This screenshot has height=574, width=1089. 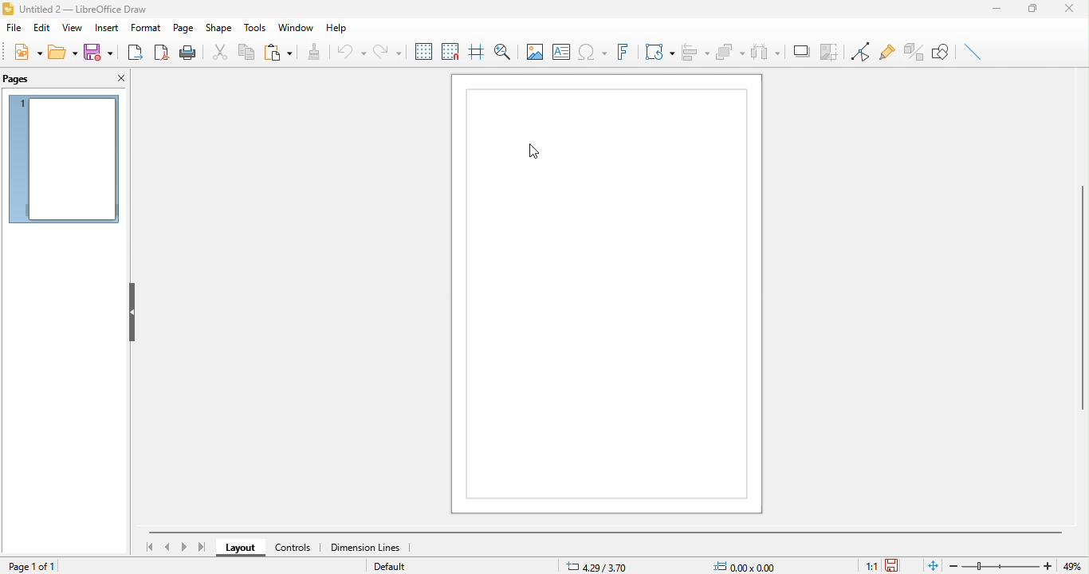 What do you see at coordinates (220, 53) in the screenshot?
I see `cut` at bounding box center [220, 53].